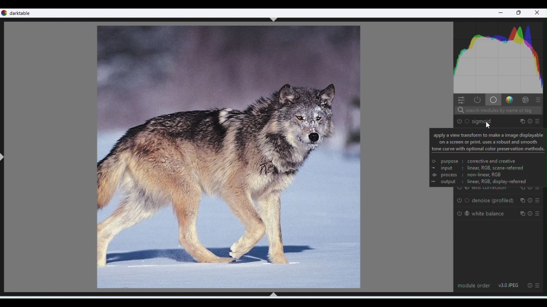  What do you see at coordinates (499, 121) in the screenshot?
I see `Sigmoid` at bounding box center [499, 121].